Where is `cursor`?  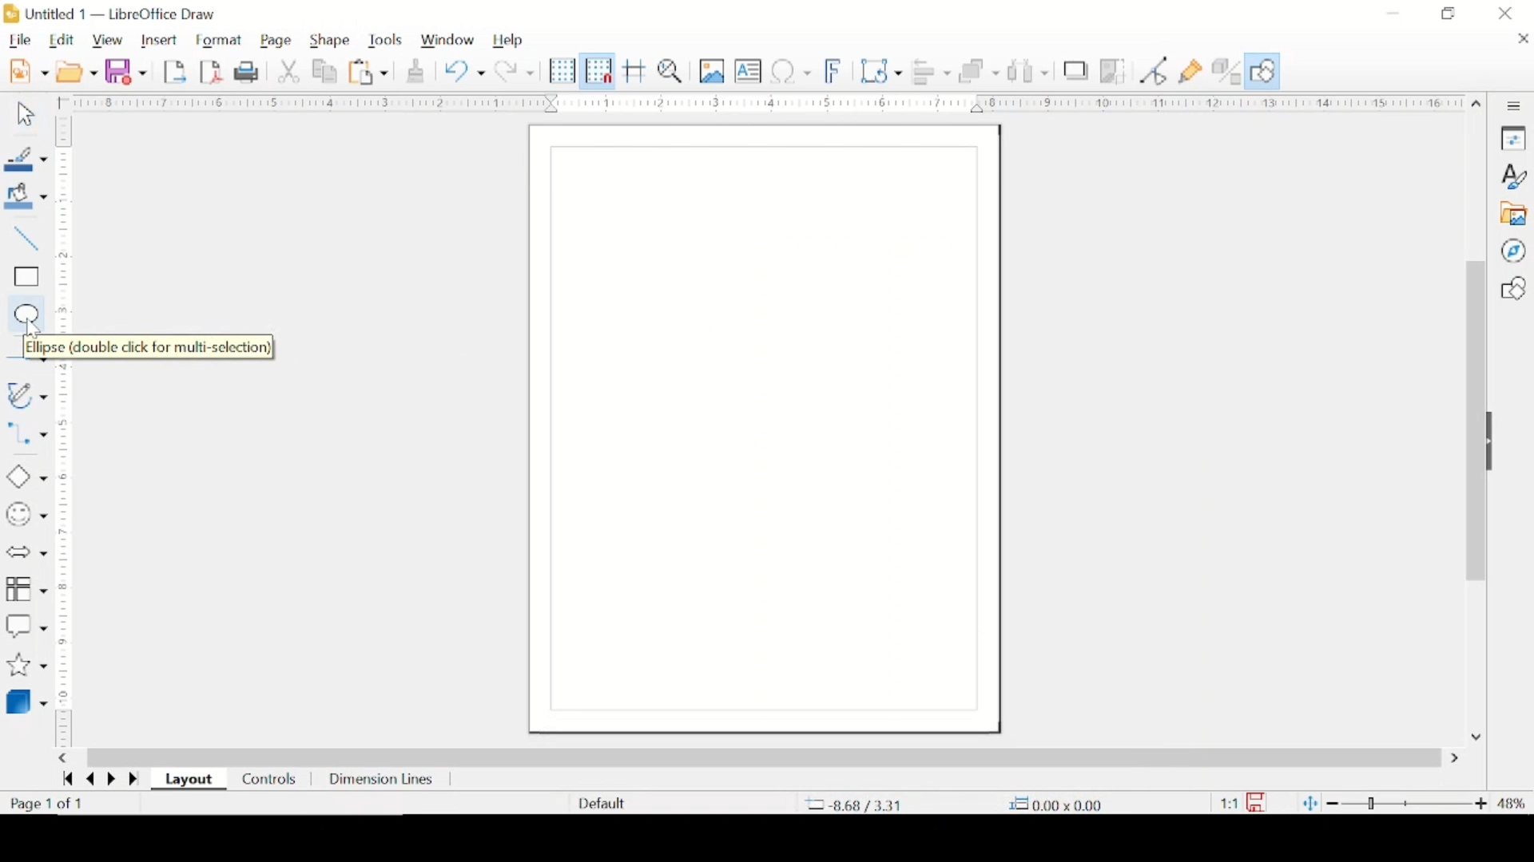
cursor is located at coordinates (35, 330).